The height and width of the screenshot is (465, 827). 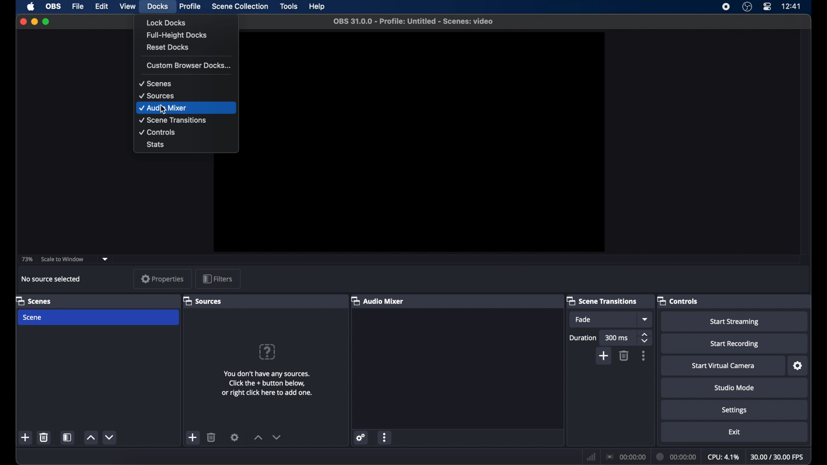 I want to click on 12:41, so click(x=792, y=6).